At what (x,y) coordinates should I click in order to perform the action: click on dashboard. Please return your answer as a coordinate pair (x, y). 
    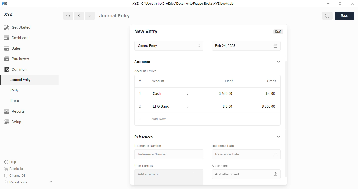
    Looking at the image, I should click on (17, 38).